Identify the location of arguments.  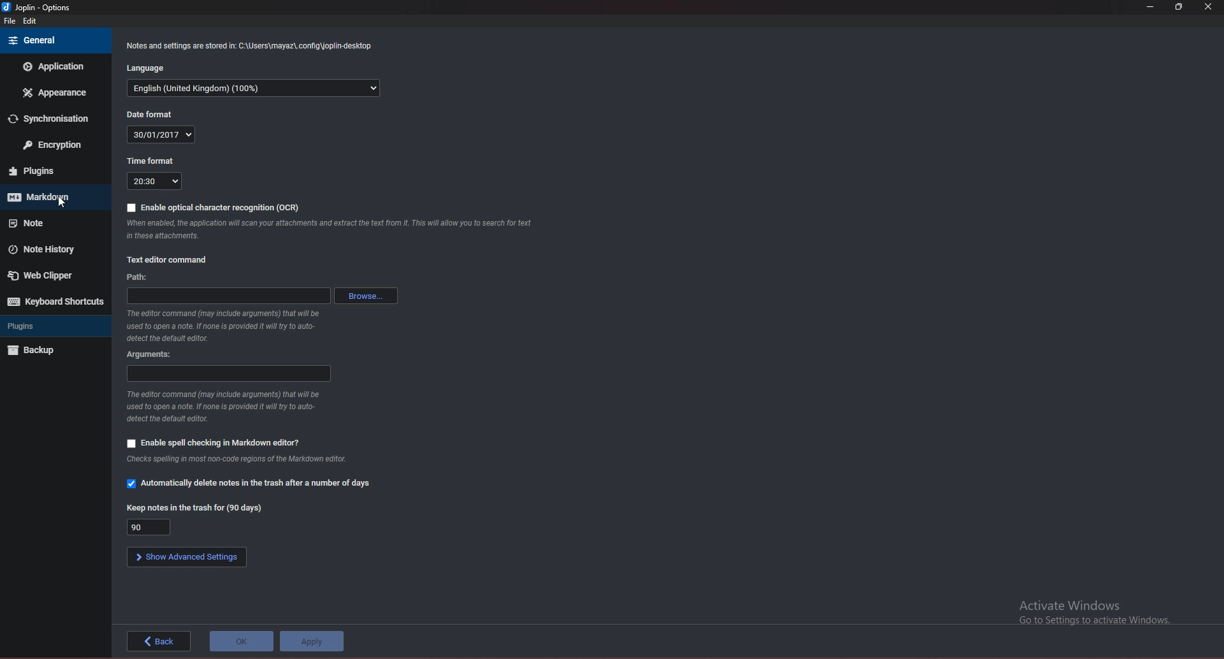
(152, 355).